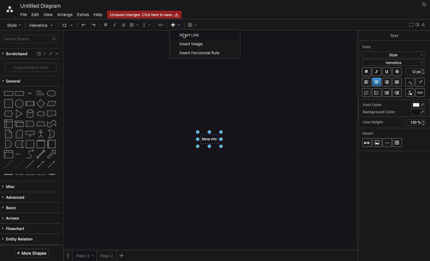  I want to click on container, so click(30, 144).